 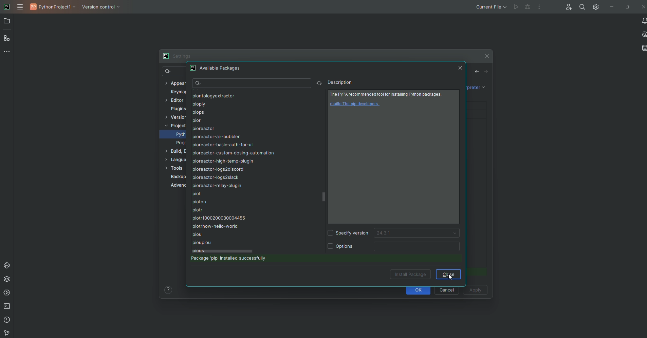 What do you see at coordinates (103, 9) in the screenshot?
I see `Version Control` at bounding box center [103, 9].